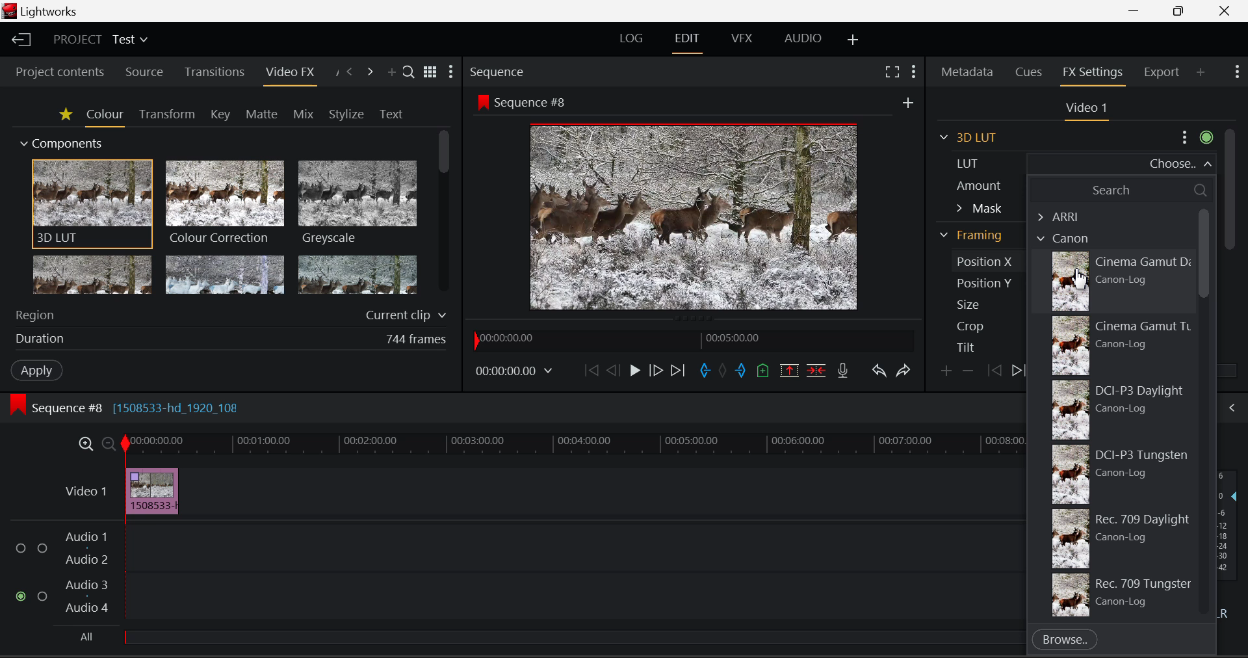 This screenshot has height=658, width=1248. What do you see at coordinates (679, 373) in the screenshot?
I see `To End` at bounding box center [679, 373].